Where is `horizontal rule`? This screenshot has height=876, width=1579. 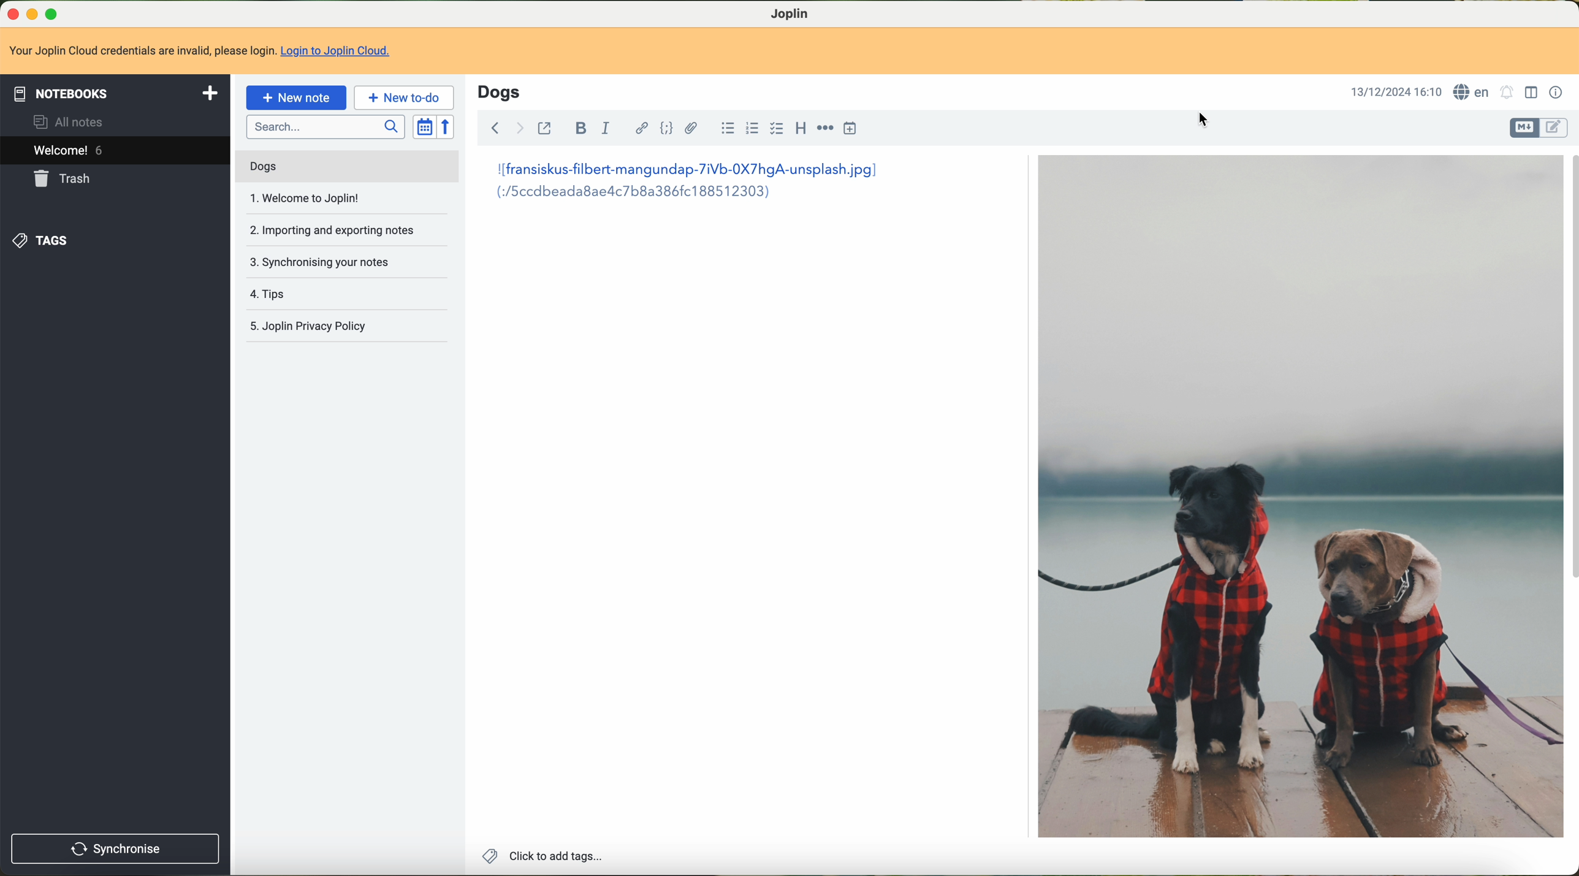 horizontal rule is located at coordinates (824, 131).